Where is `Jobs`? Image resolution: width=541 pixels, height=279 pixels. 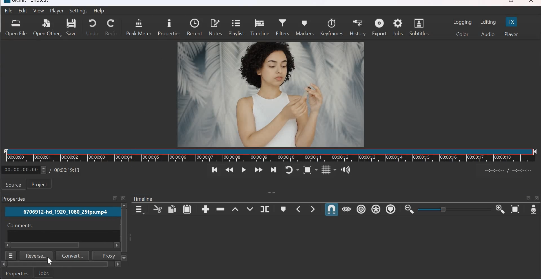 Jobs is located at coordinates (15, 199).